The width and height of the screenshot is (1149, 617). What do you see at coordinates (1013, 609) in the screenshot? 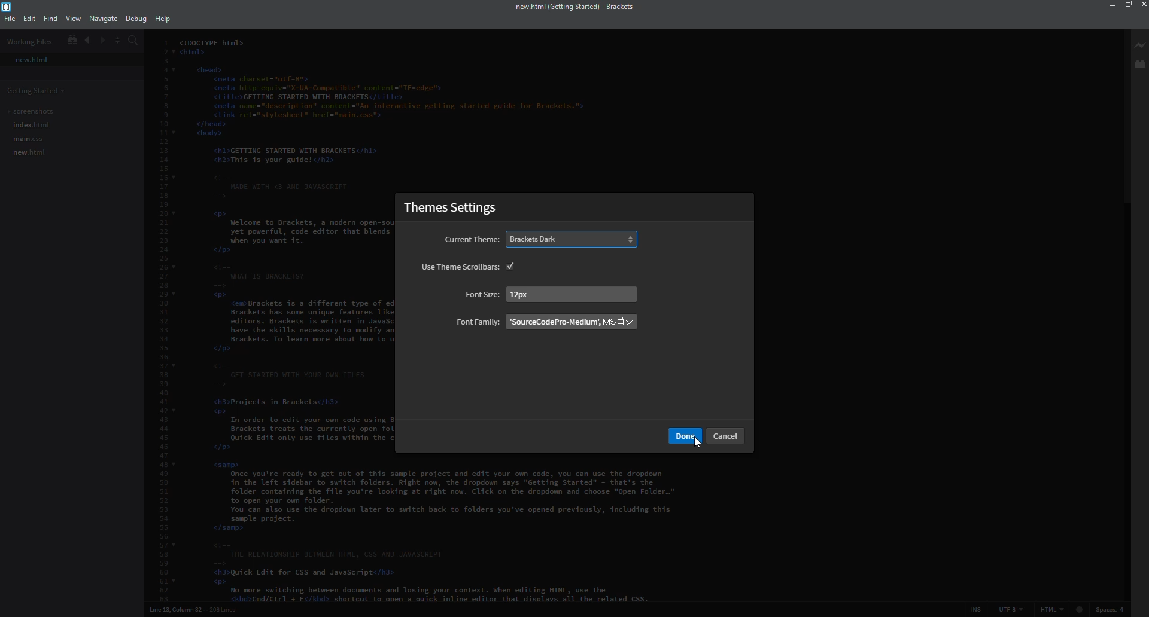
I see `utf` at bounding box center [1013, 609].